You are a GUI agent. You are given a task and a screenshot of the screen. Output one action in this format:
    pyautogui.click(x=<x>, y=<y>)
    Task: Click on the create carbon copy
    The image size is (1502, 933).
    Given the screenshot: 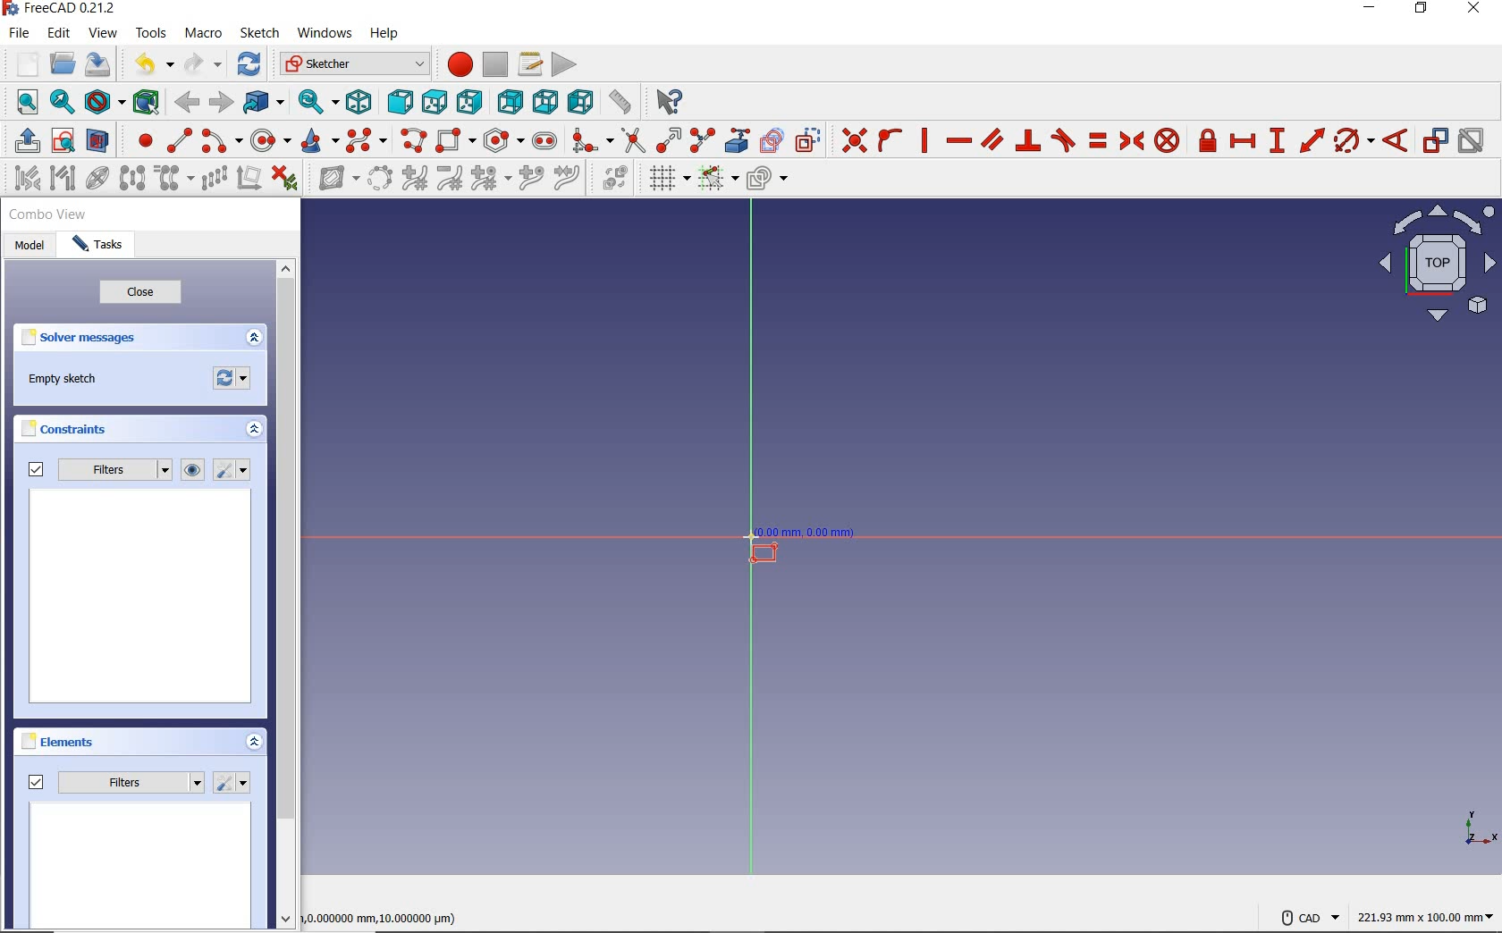 What is the action you would take?
    pyautogui.click(x=772, y=140)
    